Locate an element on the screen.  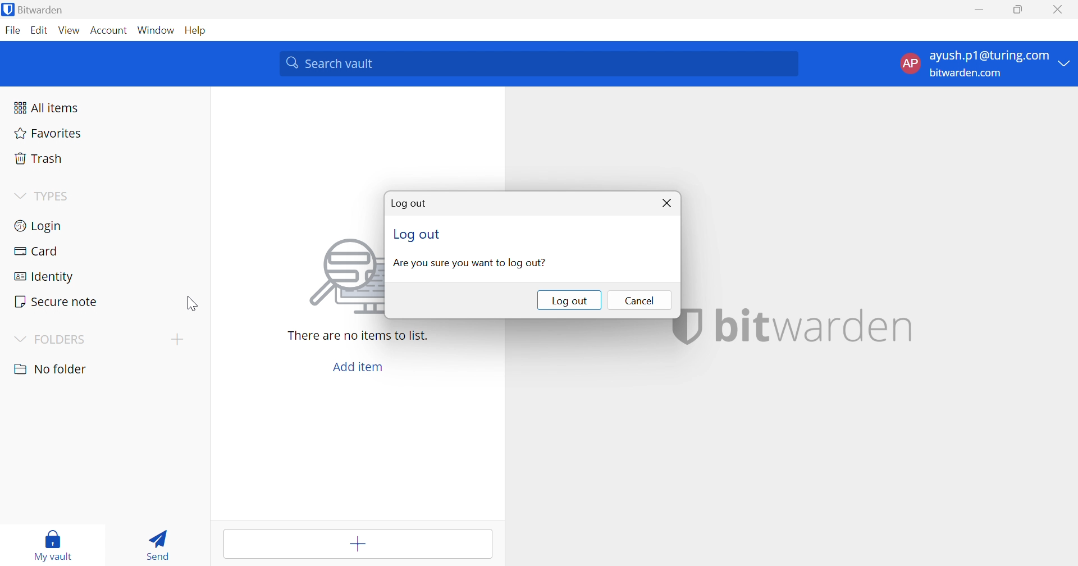
Cursor is located at coordinates (193, 303).